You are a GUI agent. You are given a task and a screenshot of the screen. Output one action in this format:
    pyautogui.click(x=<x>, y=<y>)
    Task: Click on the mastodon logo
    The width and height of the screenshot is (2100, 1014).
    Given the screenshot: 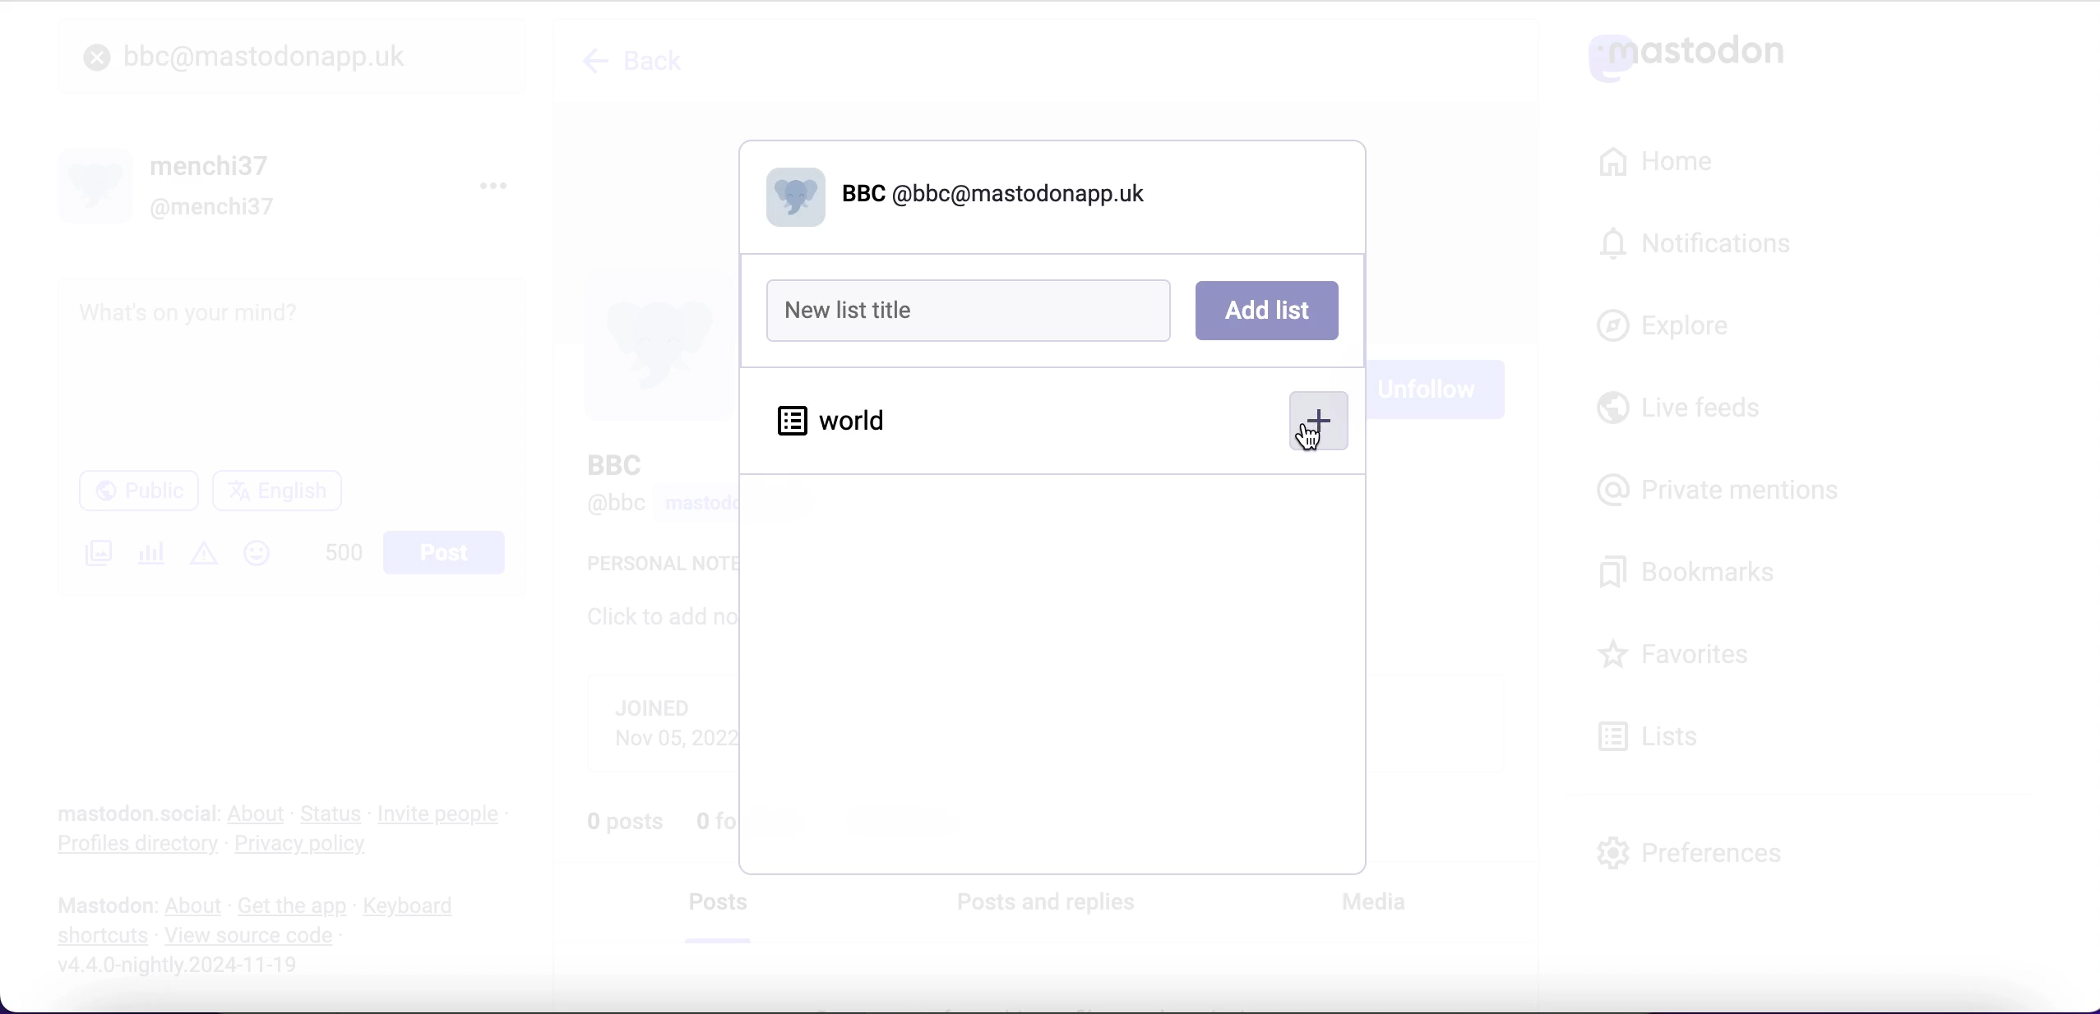 What is the action you would take?
    pyautogui.click(x=1686, y=53)
    